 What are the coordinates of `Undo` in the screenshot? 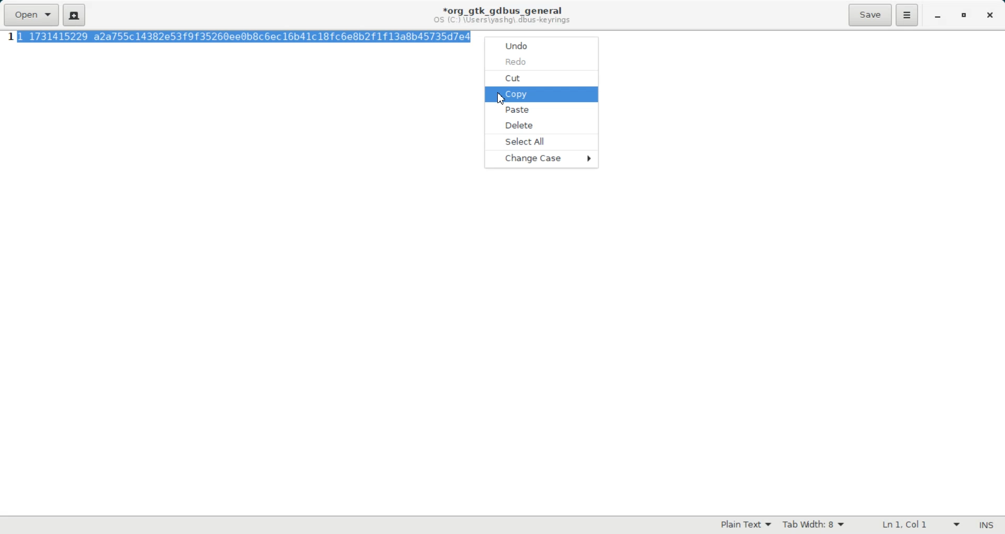 It's located at (538, 47).